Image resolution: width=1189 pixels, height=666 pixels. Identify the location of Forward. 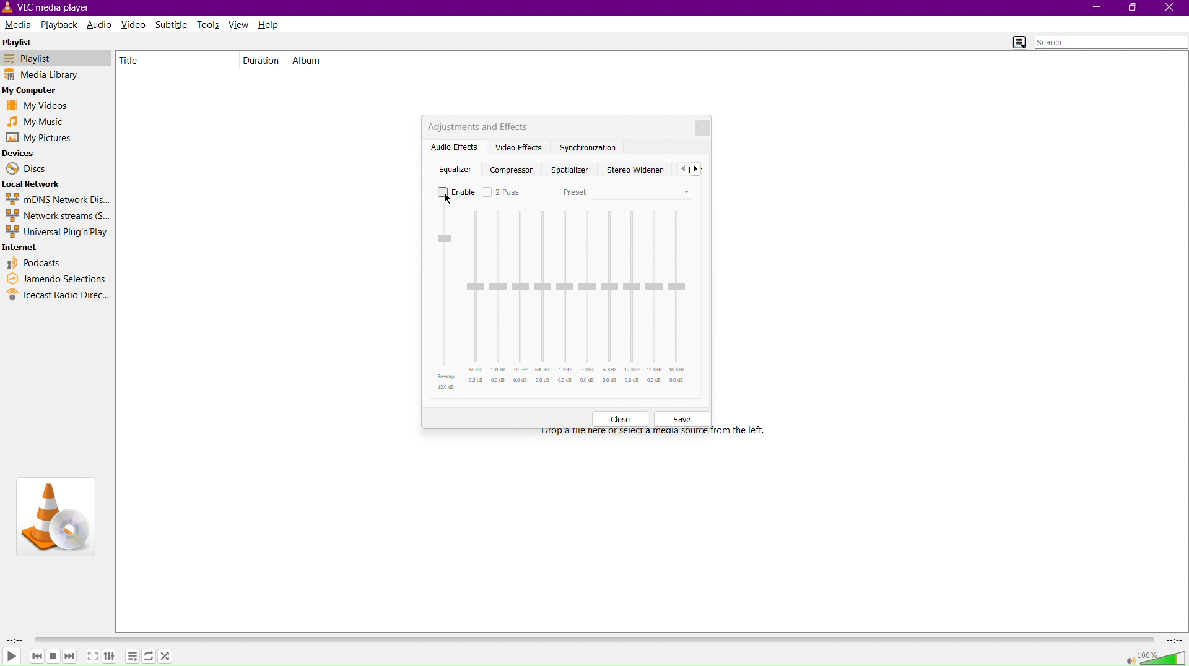
(71, 655).